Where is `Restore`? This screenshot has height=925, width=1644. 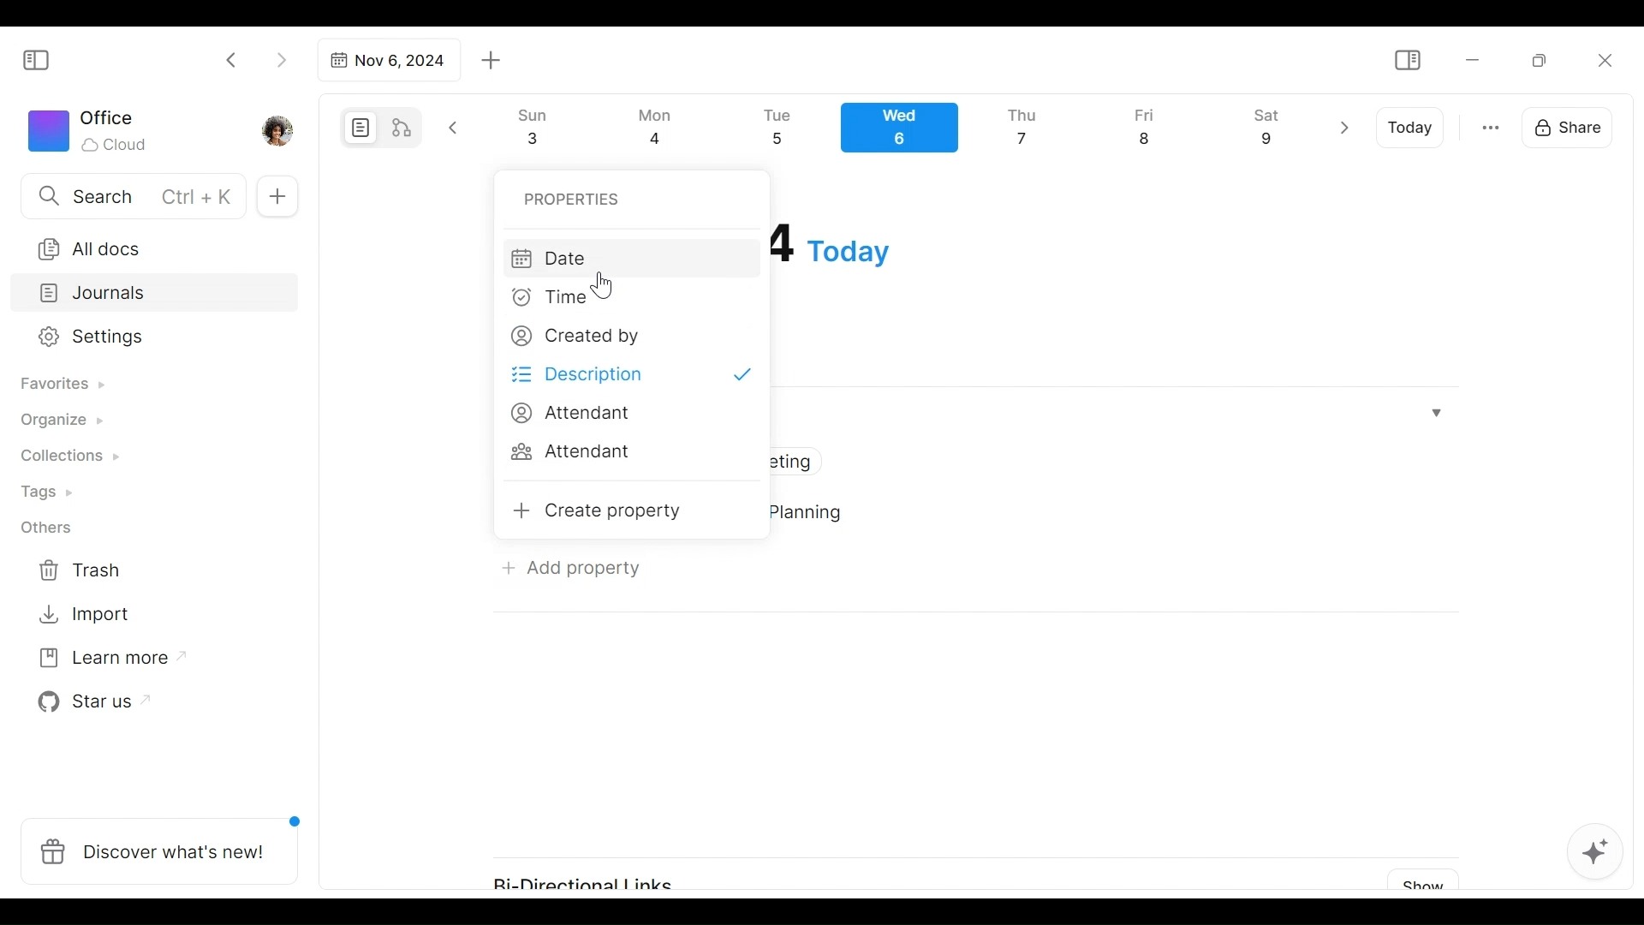 Restore is located at coordinates (1546, 59).